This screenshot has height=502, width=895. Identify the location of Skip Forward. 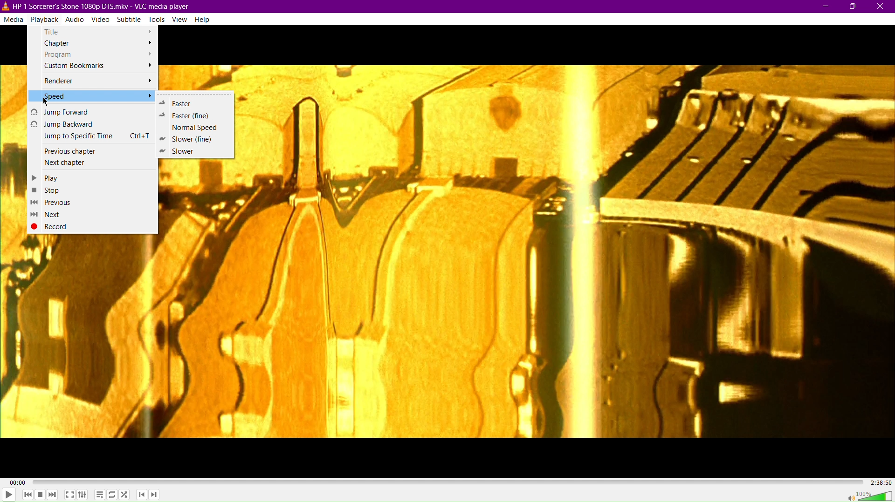
(54, 495).